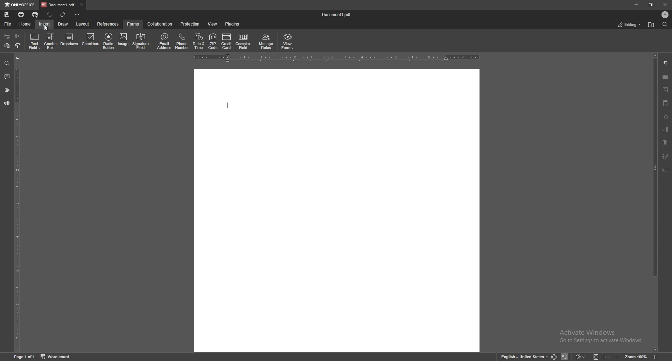 The height and width of the screenshot is (361, 672). I want to click on word count, so click(56, 357).